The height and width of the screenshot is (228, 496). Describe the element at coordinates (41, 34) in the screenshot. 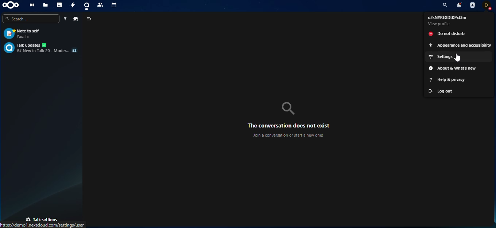

I see `Note to self You: hi` at that location.